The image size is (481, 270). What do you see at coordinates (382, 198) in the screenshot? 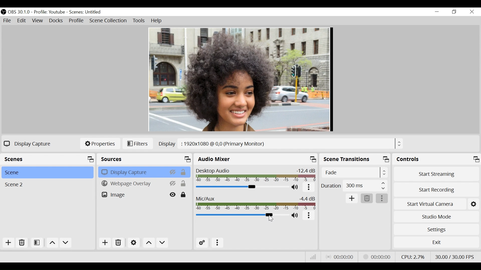
I see `more options` at bounding box center [382, 198].